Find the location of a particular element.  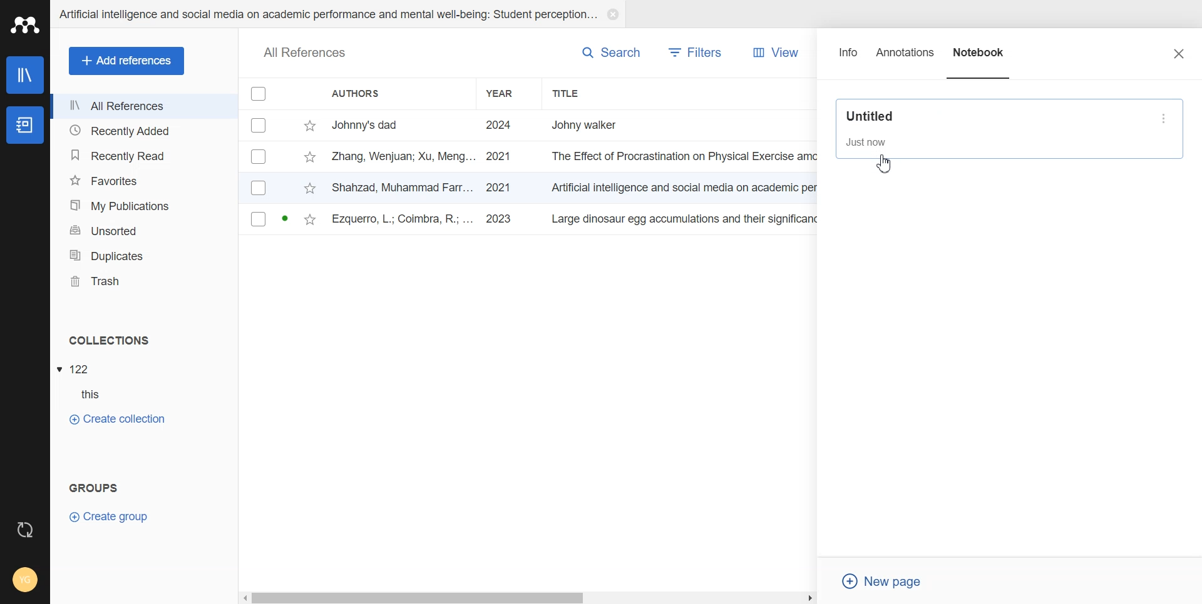

122 is located at coordinates (81, 370).